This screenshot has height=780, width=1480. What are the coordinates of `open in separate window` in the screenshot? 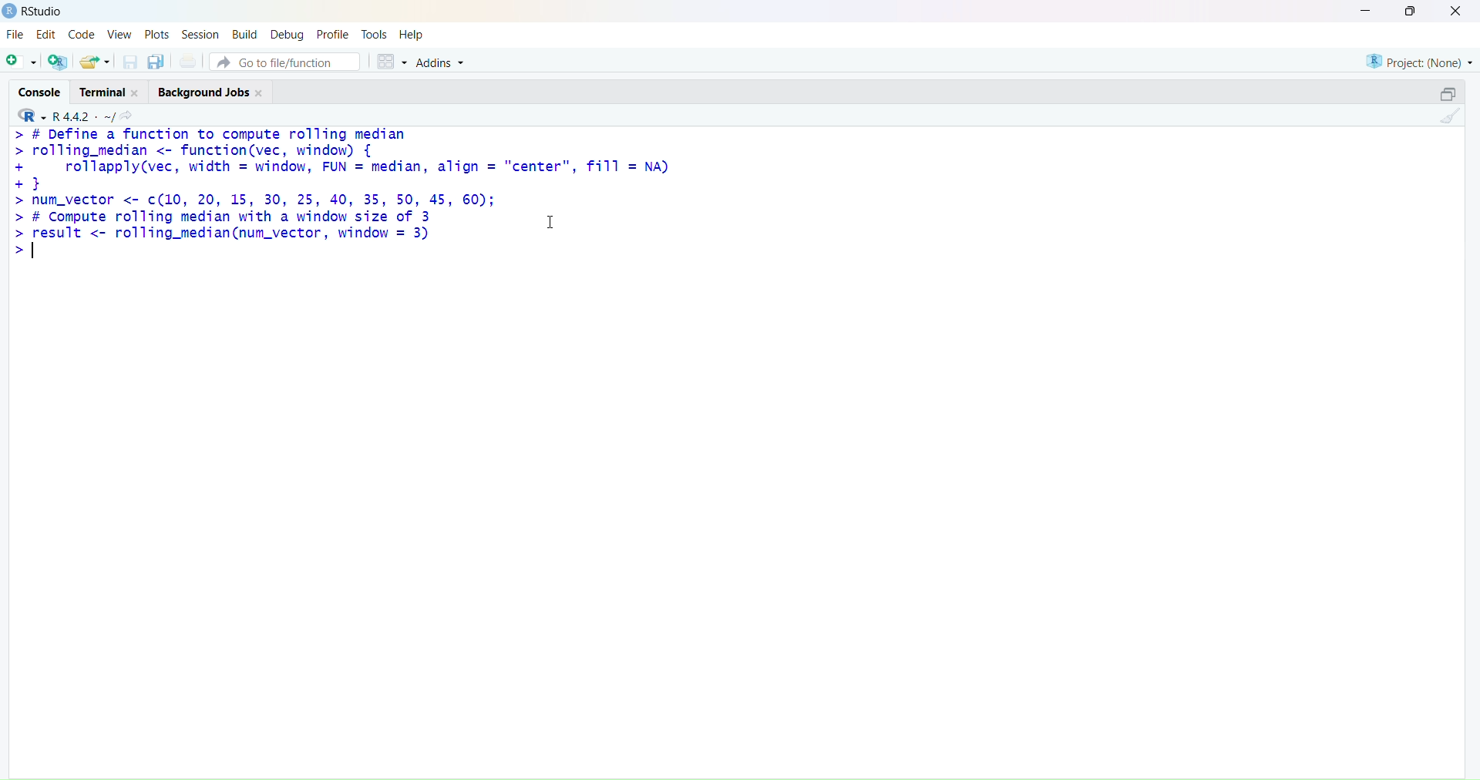 It's located at (1448, 94).